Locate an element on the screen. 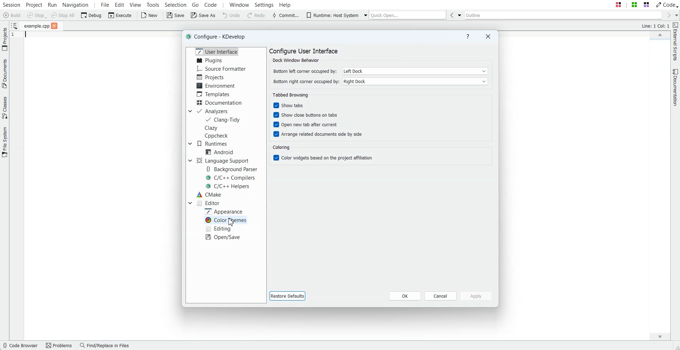 This screenshot has width=680, height=350. CppCheck is located at coordinates (218, 136).